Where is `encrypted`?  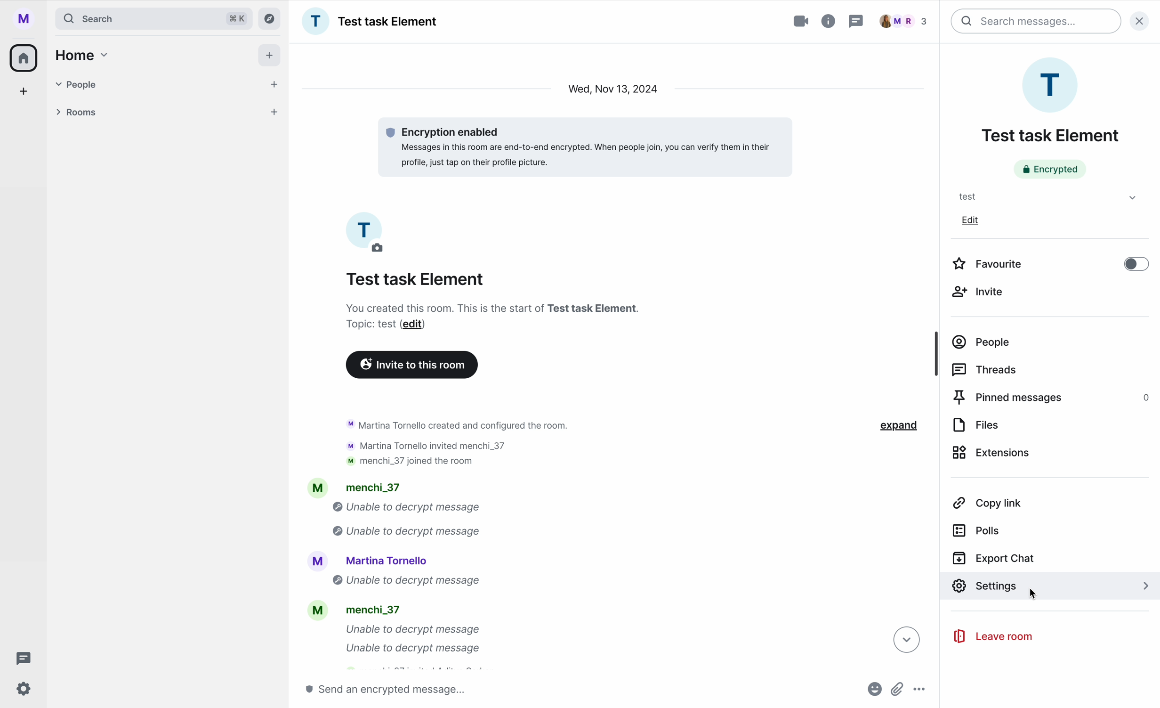 encrypted is located at coordinates (1050, 169).